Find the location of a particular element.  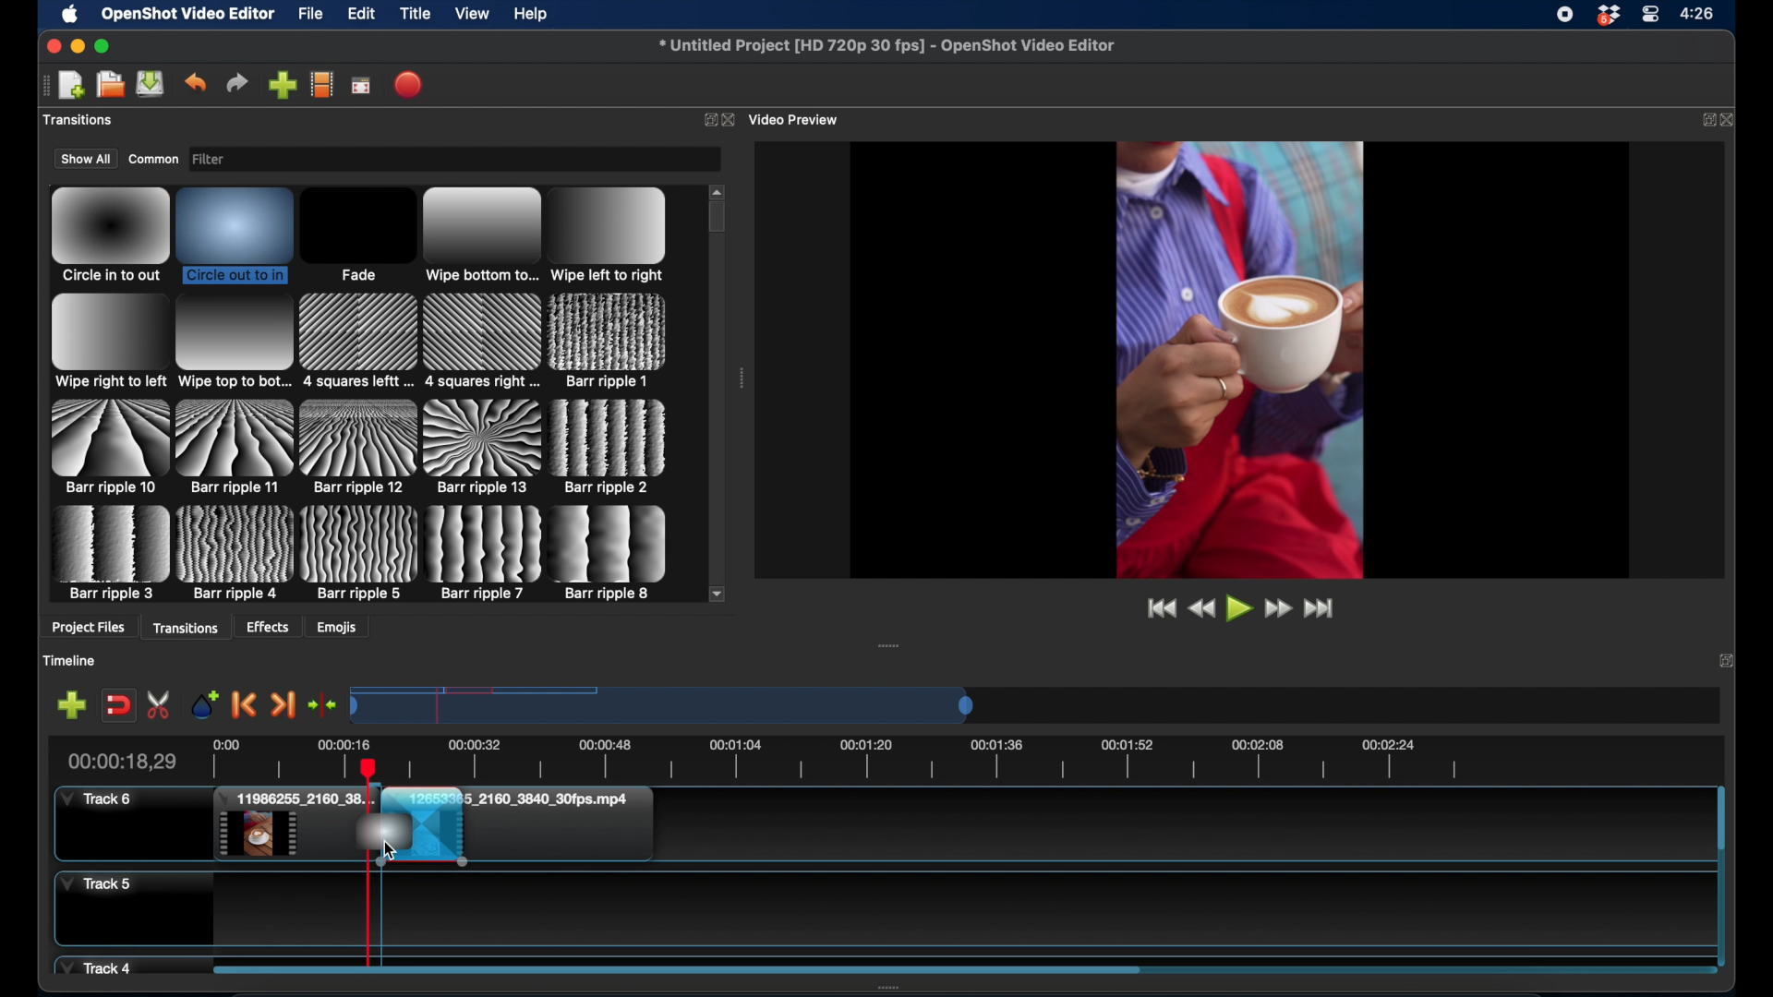

previous marker is located at coordinates (246, 706).